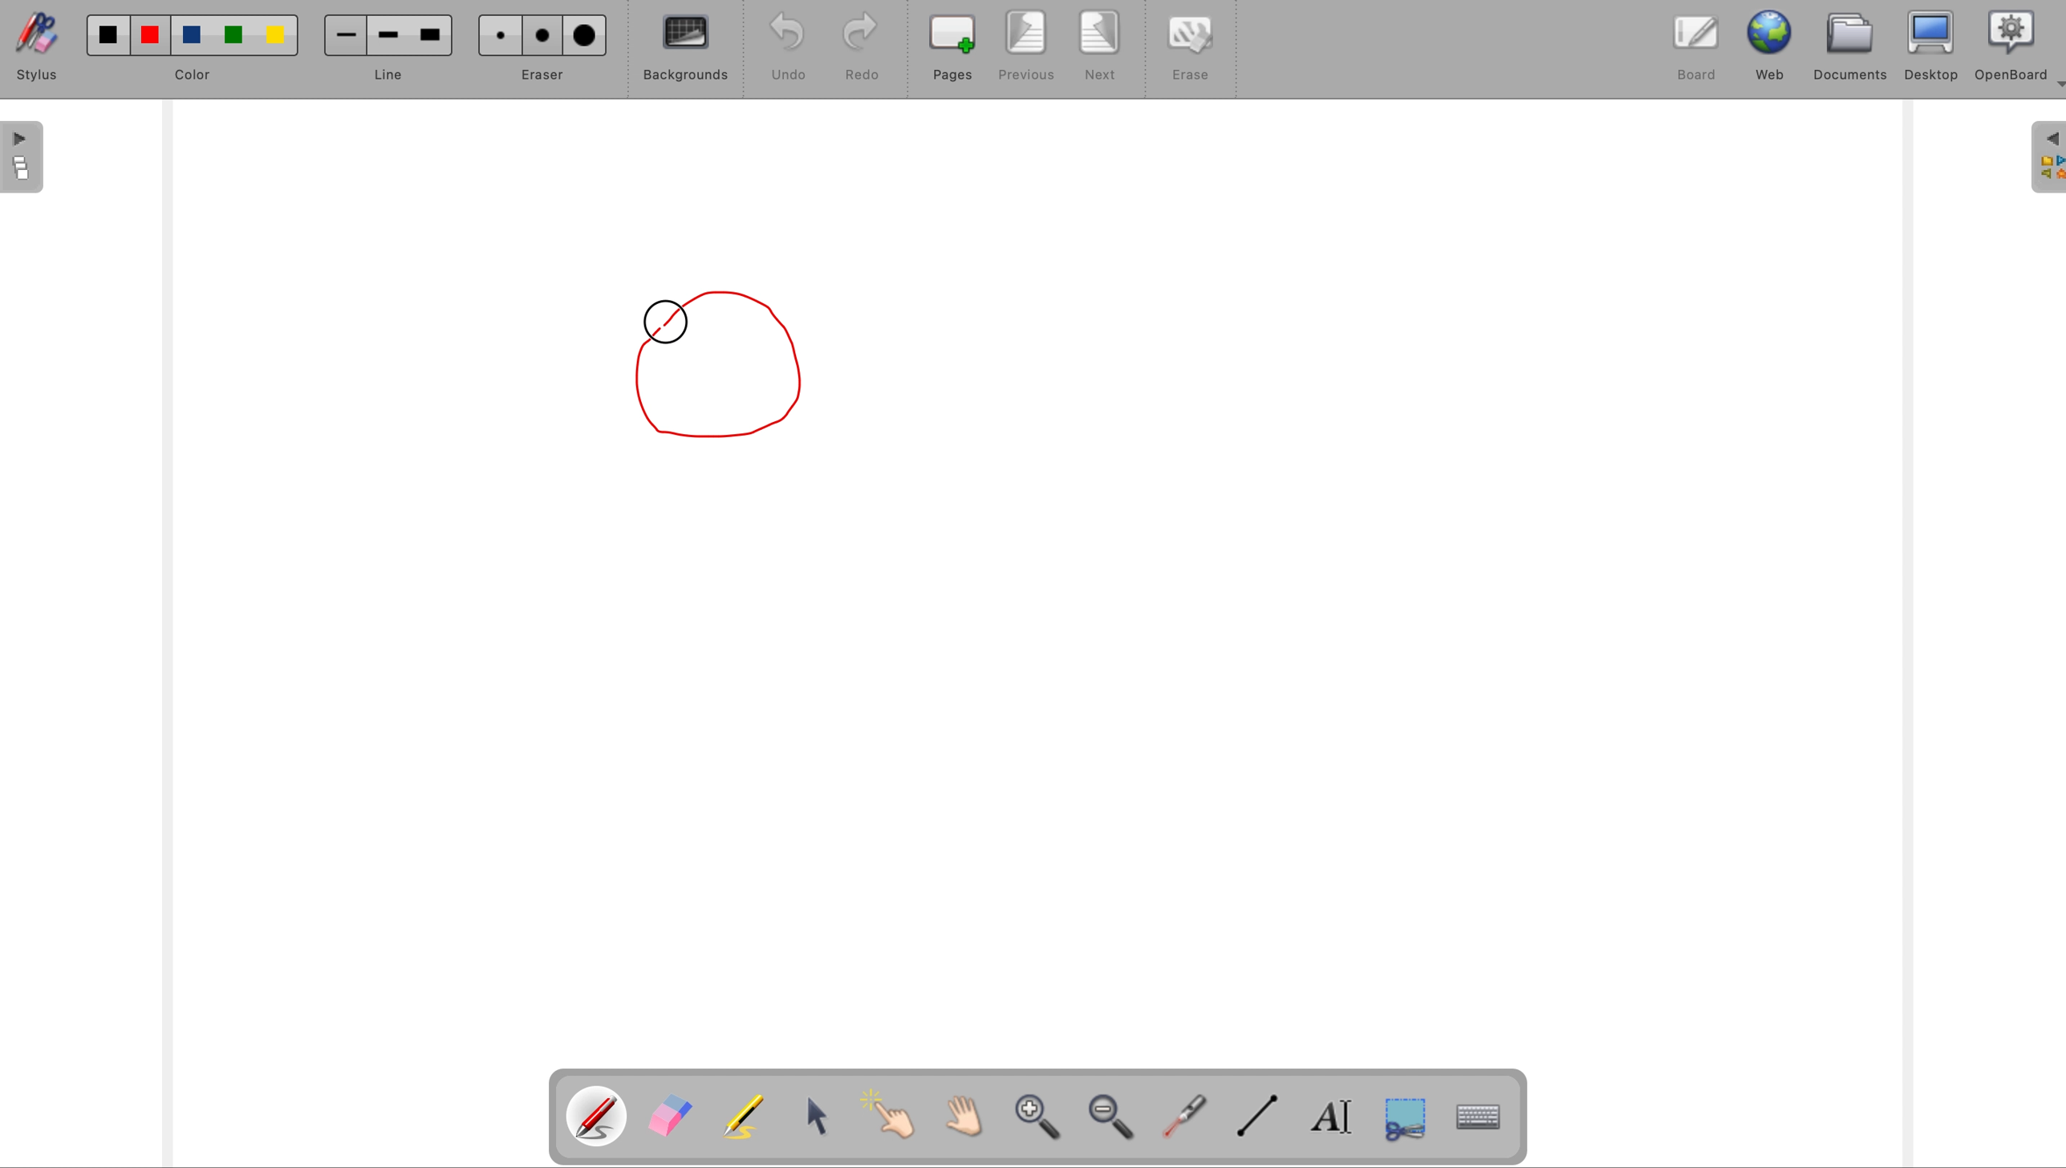 The image size is (2066, 1168). What do you see at coordinates (2044, 158) in the screenshot?
I see `sidebar` at bounding box center [2044, 158].